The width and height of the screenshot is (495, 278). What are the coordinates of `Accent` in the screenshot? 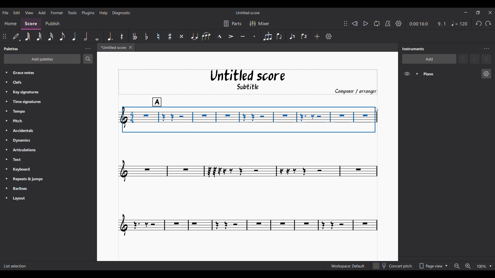 It's located at (230, 36).